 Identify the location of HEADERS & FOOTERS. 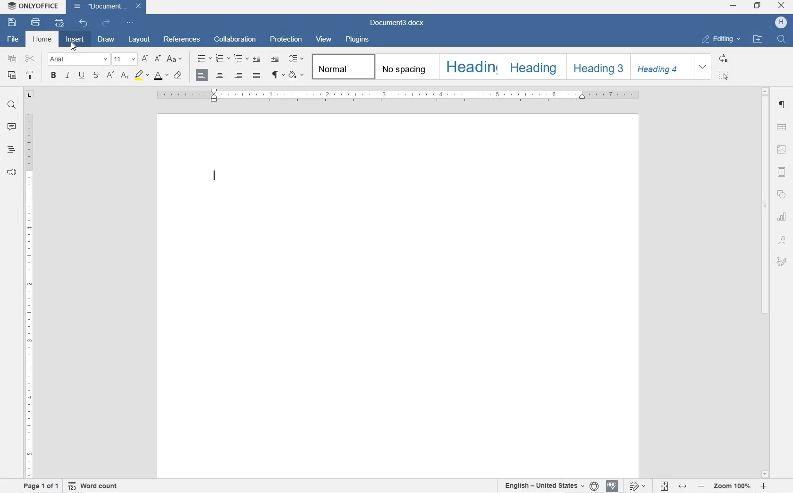
(782, 173).